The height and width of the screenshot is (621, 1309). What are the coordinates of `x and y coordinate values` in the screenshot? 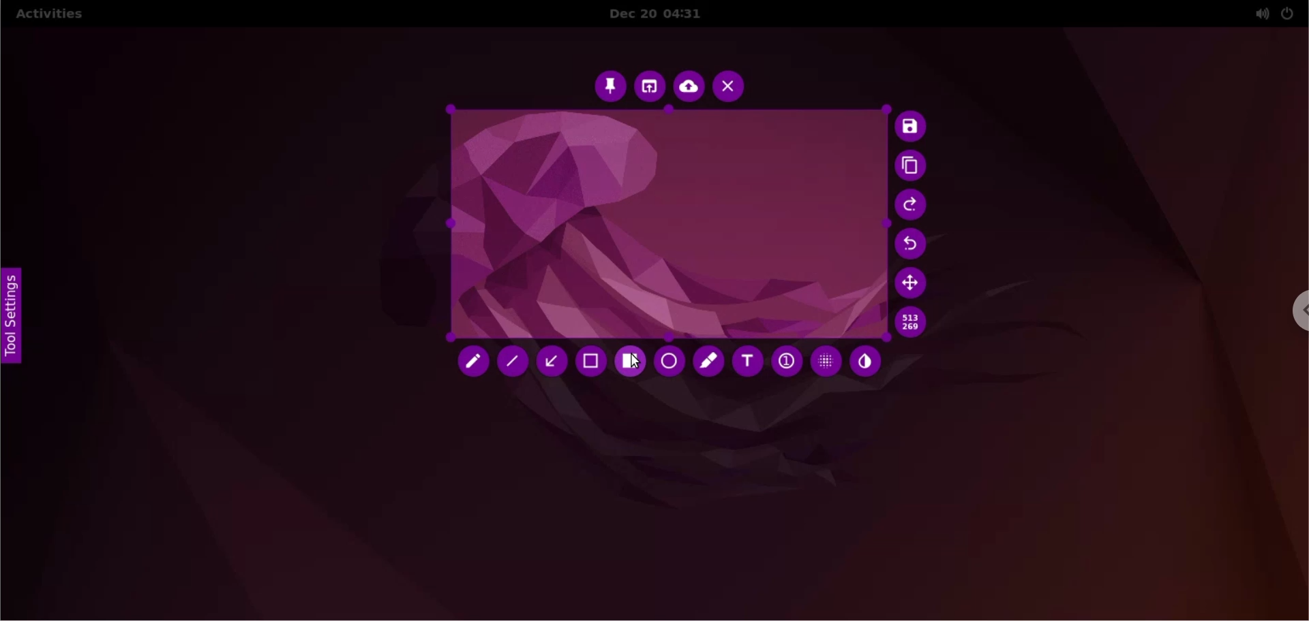 It's located at (914, 324).